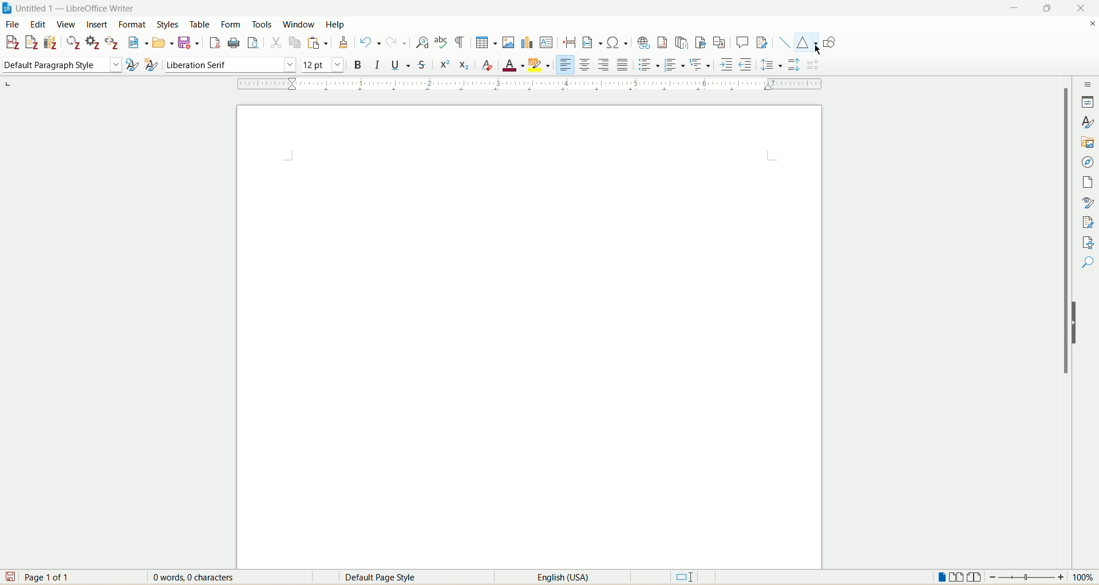 This screenshot has height=585, width=1099. What do you see at coordinates (378, 64) in the screenshot?
I see `italic` at bounding box center [378, 64].